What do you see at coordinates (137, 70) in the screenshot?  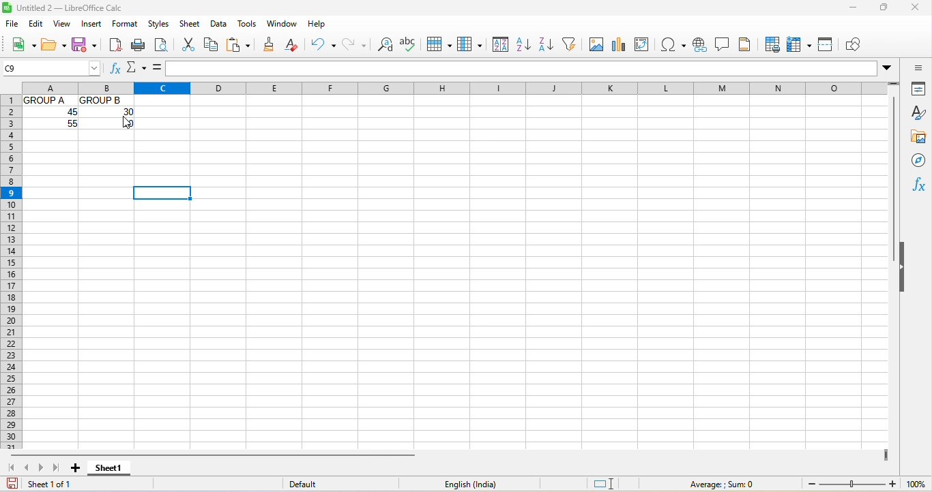 I see `select function` at bounding box center [137, 70].